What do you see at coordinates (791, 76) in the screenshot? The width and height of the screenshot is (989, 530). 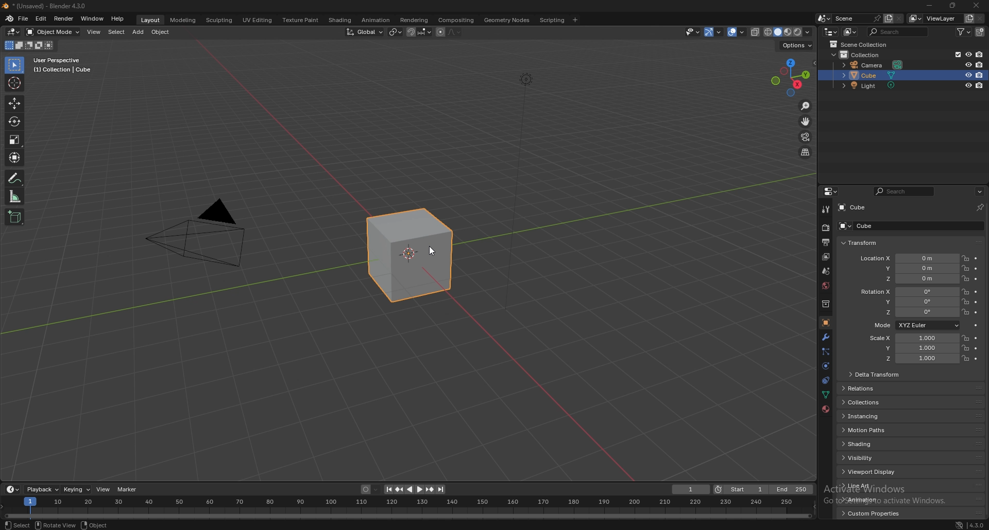 I see `use a preset viewport` at bounding box center [791, 76].